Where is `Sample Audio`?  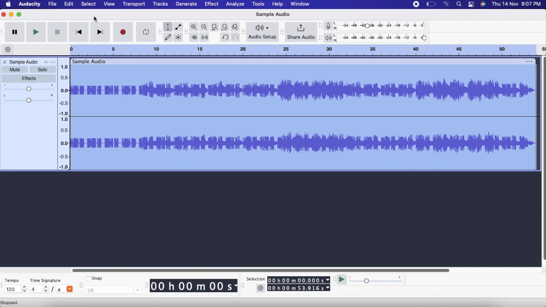 Sample Audio is located at coordinates (272, 16).